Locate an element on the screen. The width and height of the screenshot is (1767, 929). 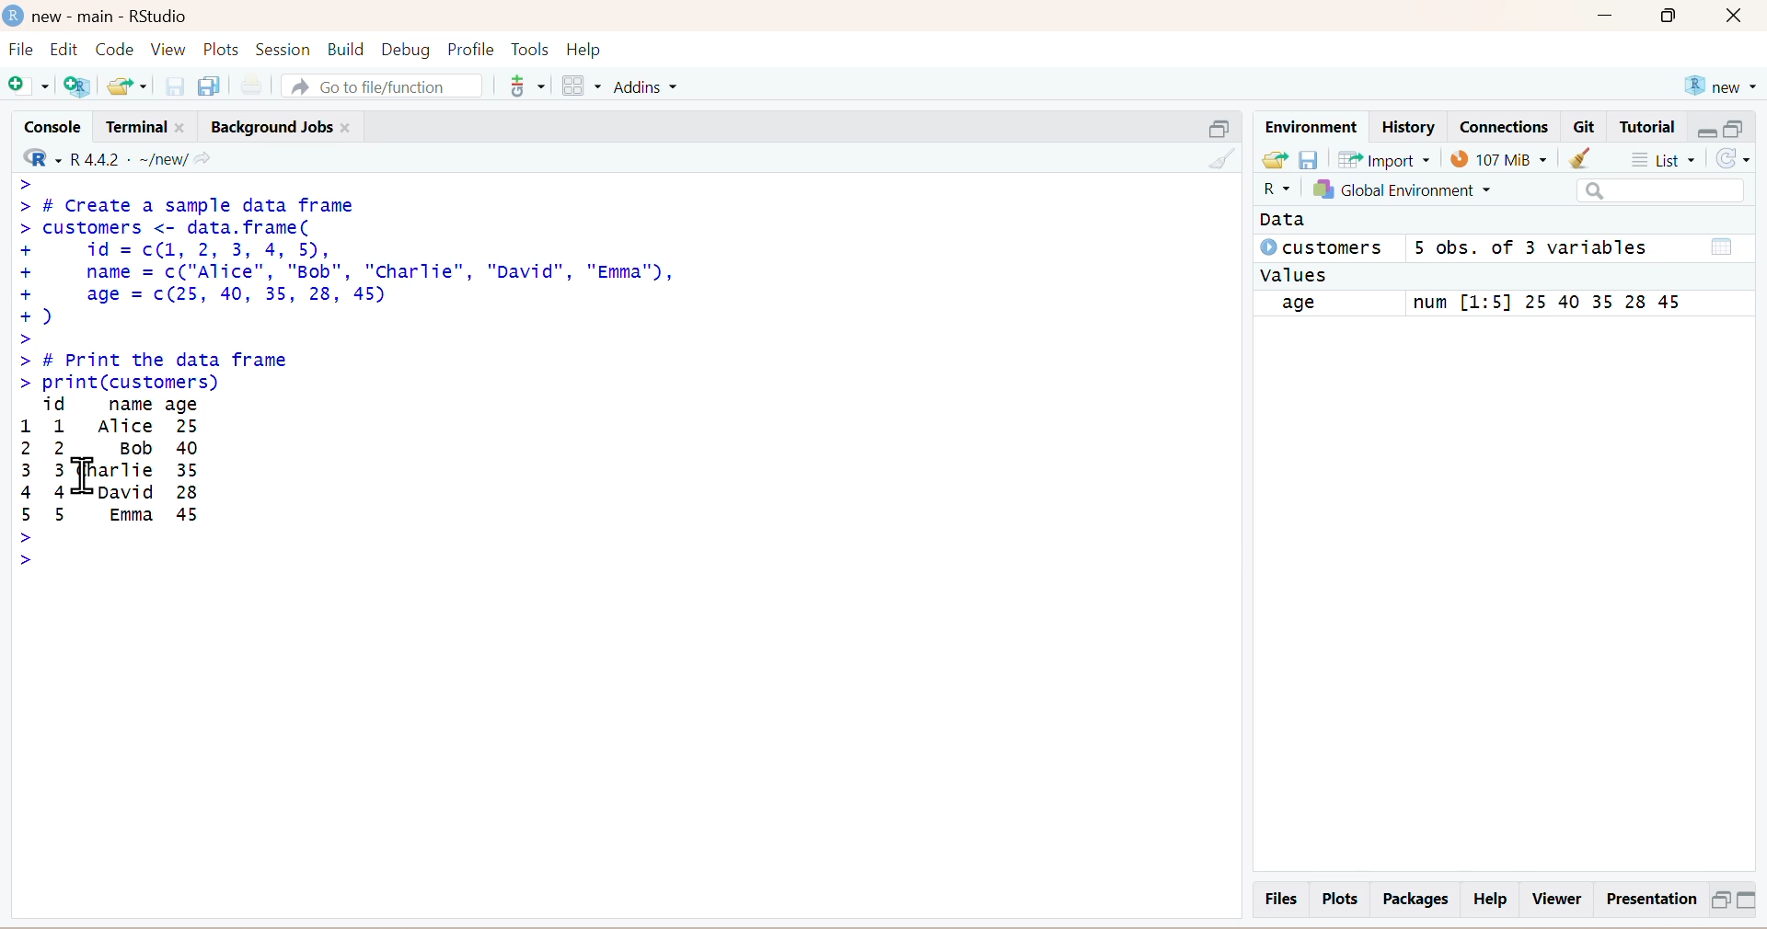
Viewer is located at coordinates (1556, 899).